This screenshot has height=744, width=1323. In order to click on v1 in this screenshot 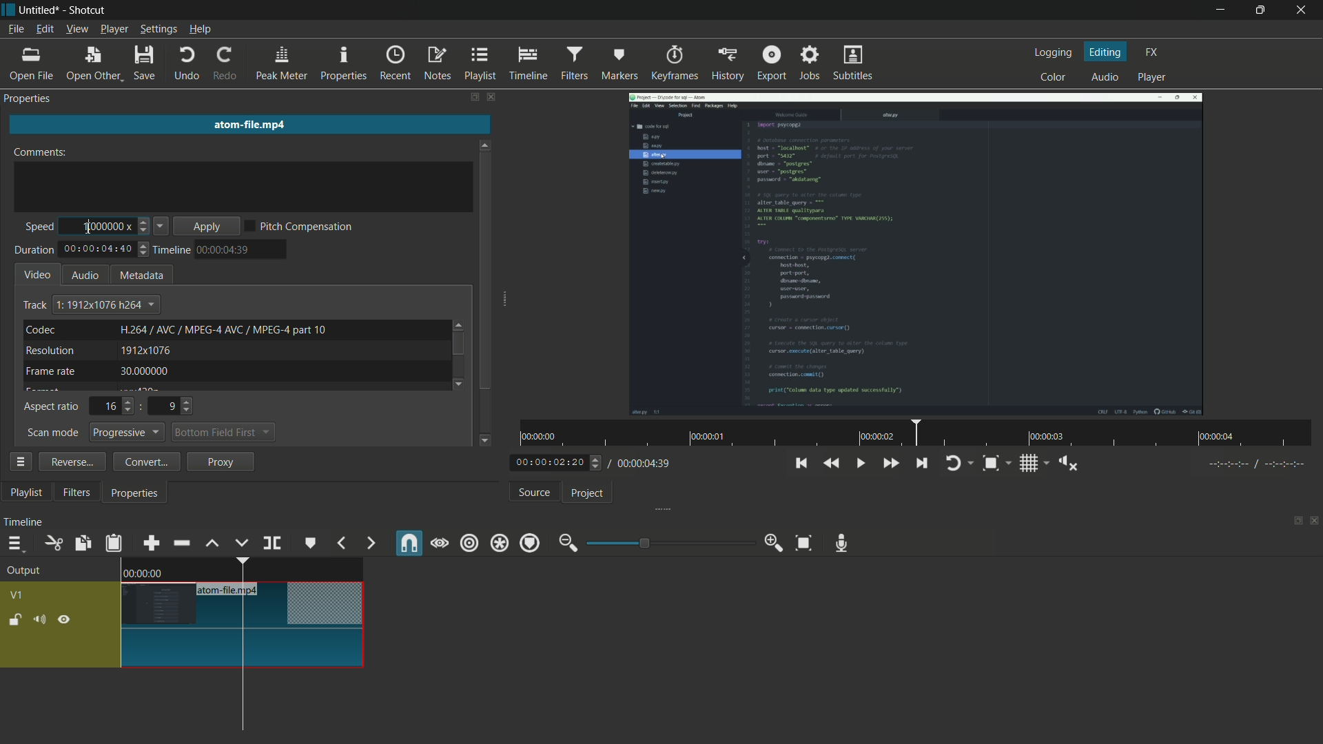, I will do `click(16, 597)`.